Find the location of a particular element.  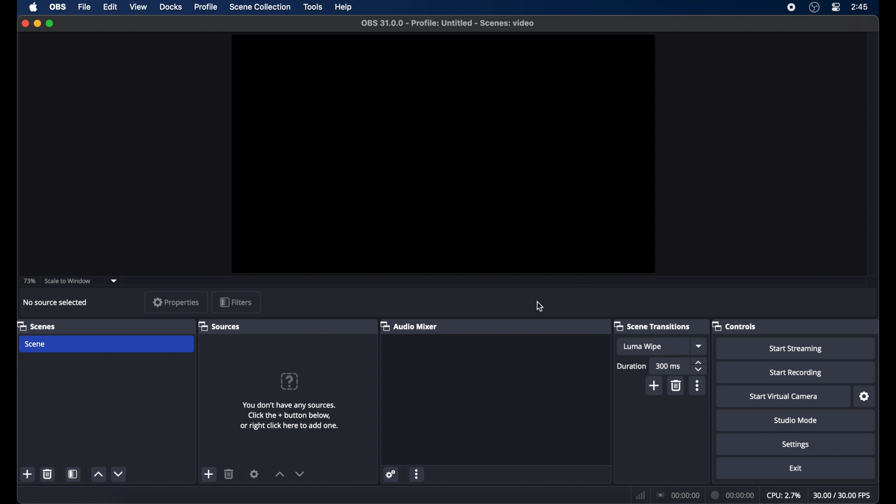

control center is located at coordinates (837, 7).